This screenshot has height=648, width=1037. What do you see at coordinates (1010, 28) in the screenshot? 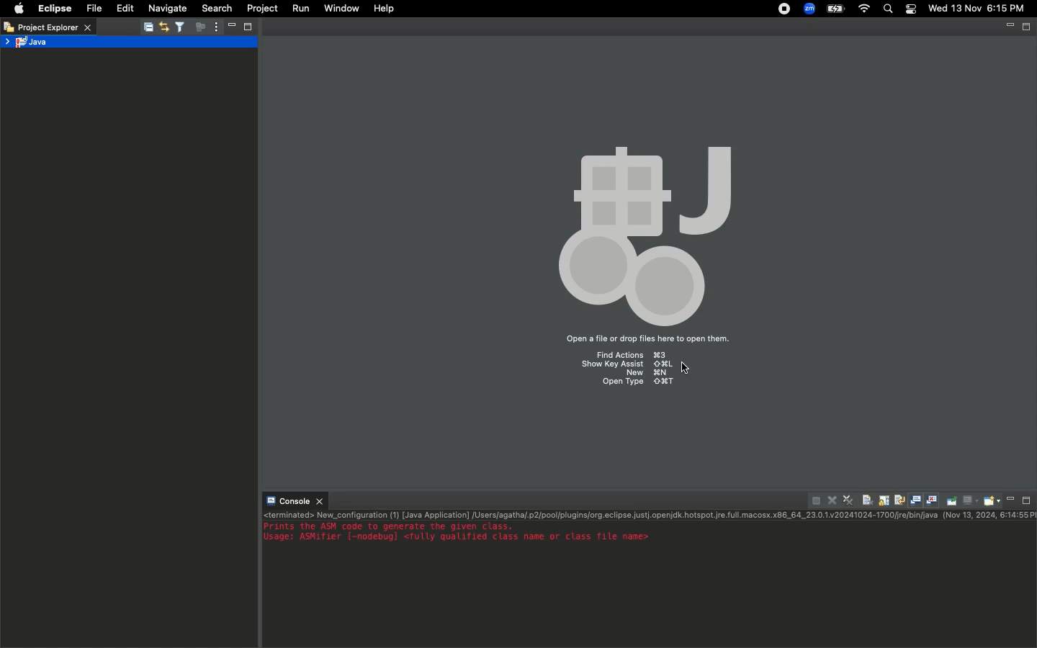
I see `minimize` at bounding box center [1010, 28].